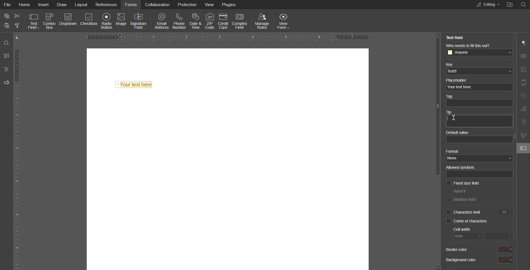 This screenshot has height=270, width=530. What do you see at coordinates (6, 69) in the screenshot?
I see `Headings` at bounding box center [6, 69].